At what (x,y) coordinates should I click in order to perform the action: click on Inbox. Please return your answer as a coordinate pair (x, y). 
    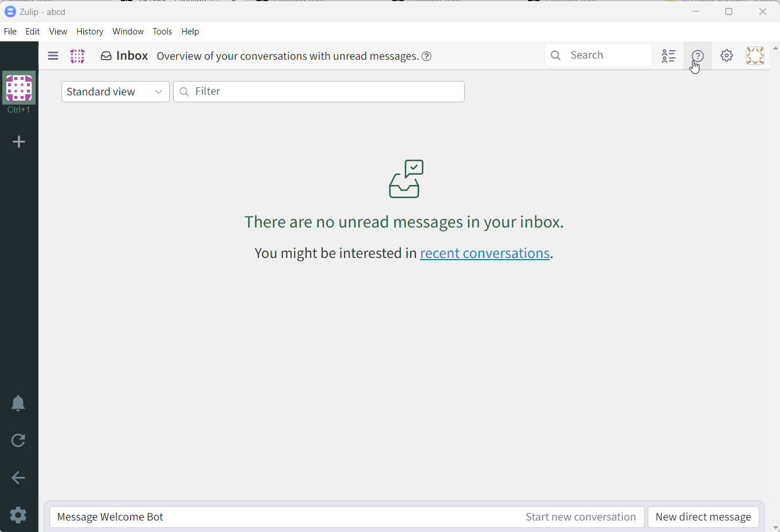
    Looking at the image, I should click on (124, 56).